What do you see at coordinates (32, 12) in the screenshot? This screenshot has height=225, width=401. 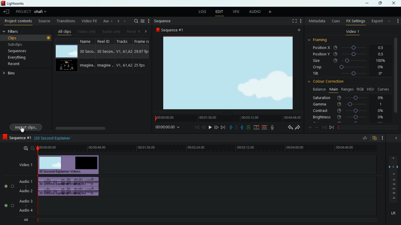 I see `project` at bounding box center [32, 12].